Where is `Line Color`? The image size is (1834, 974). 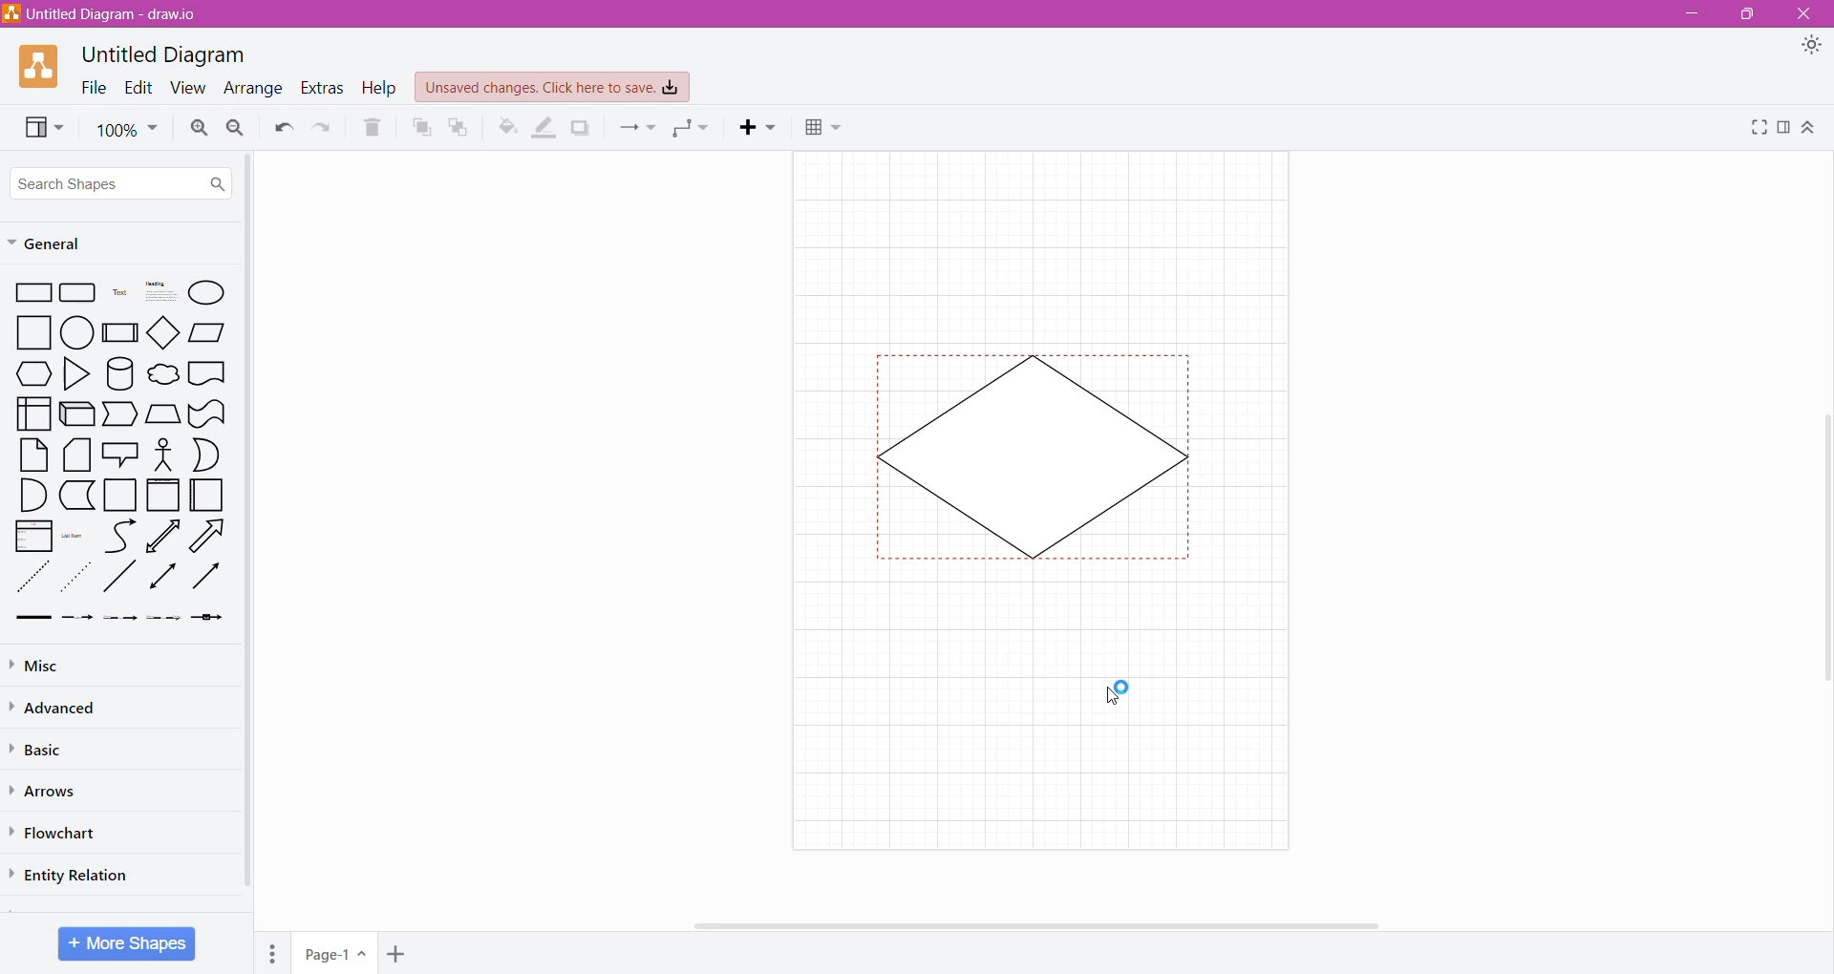 Line Color is located at coordinates (544, 128).